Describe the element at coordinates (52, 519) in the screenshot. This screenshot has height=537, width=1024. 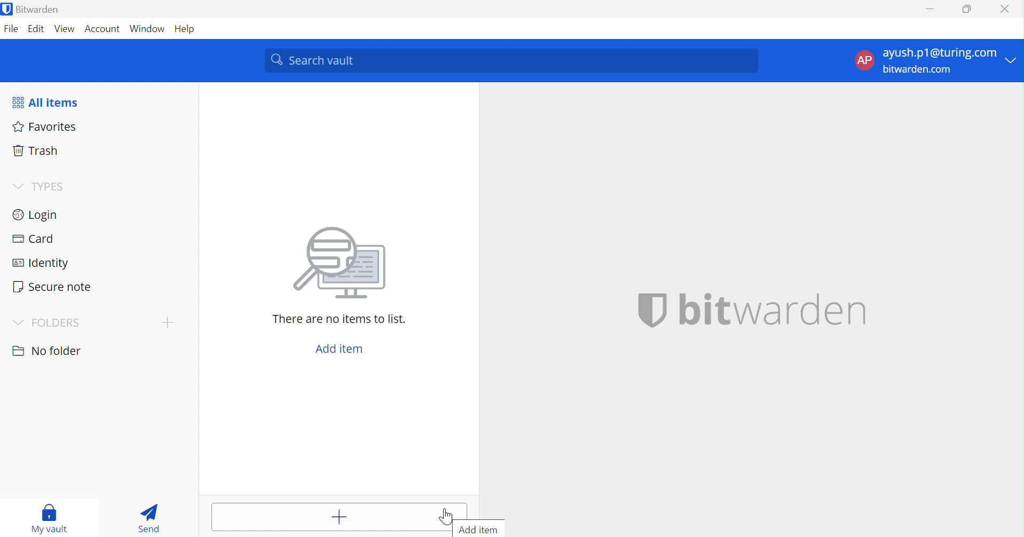
I see `My vault` at that location.